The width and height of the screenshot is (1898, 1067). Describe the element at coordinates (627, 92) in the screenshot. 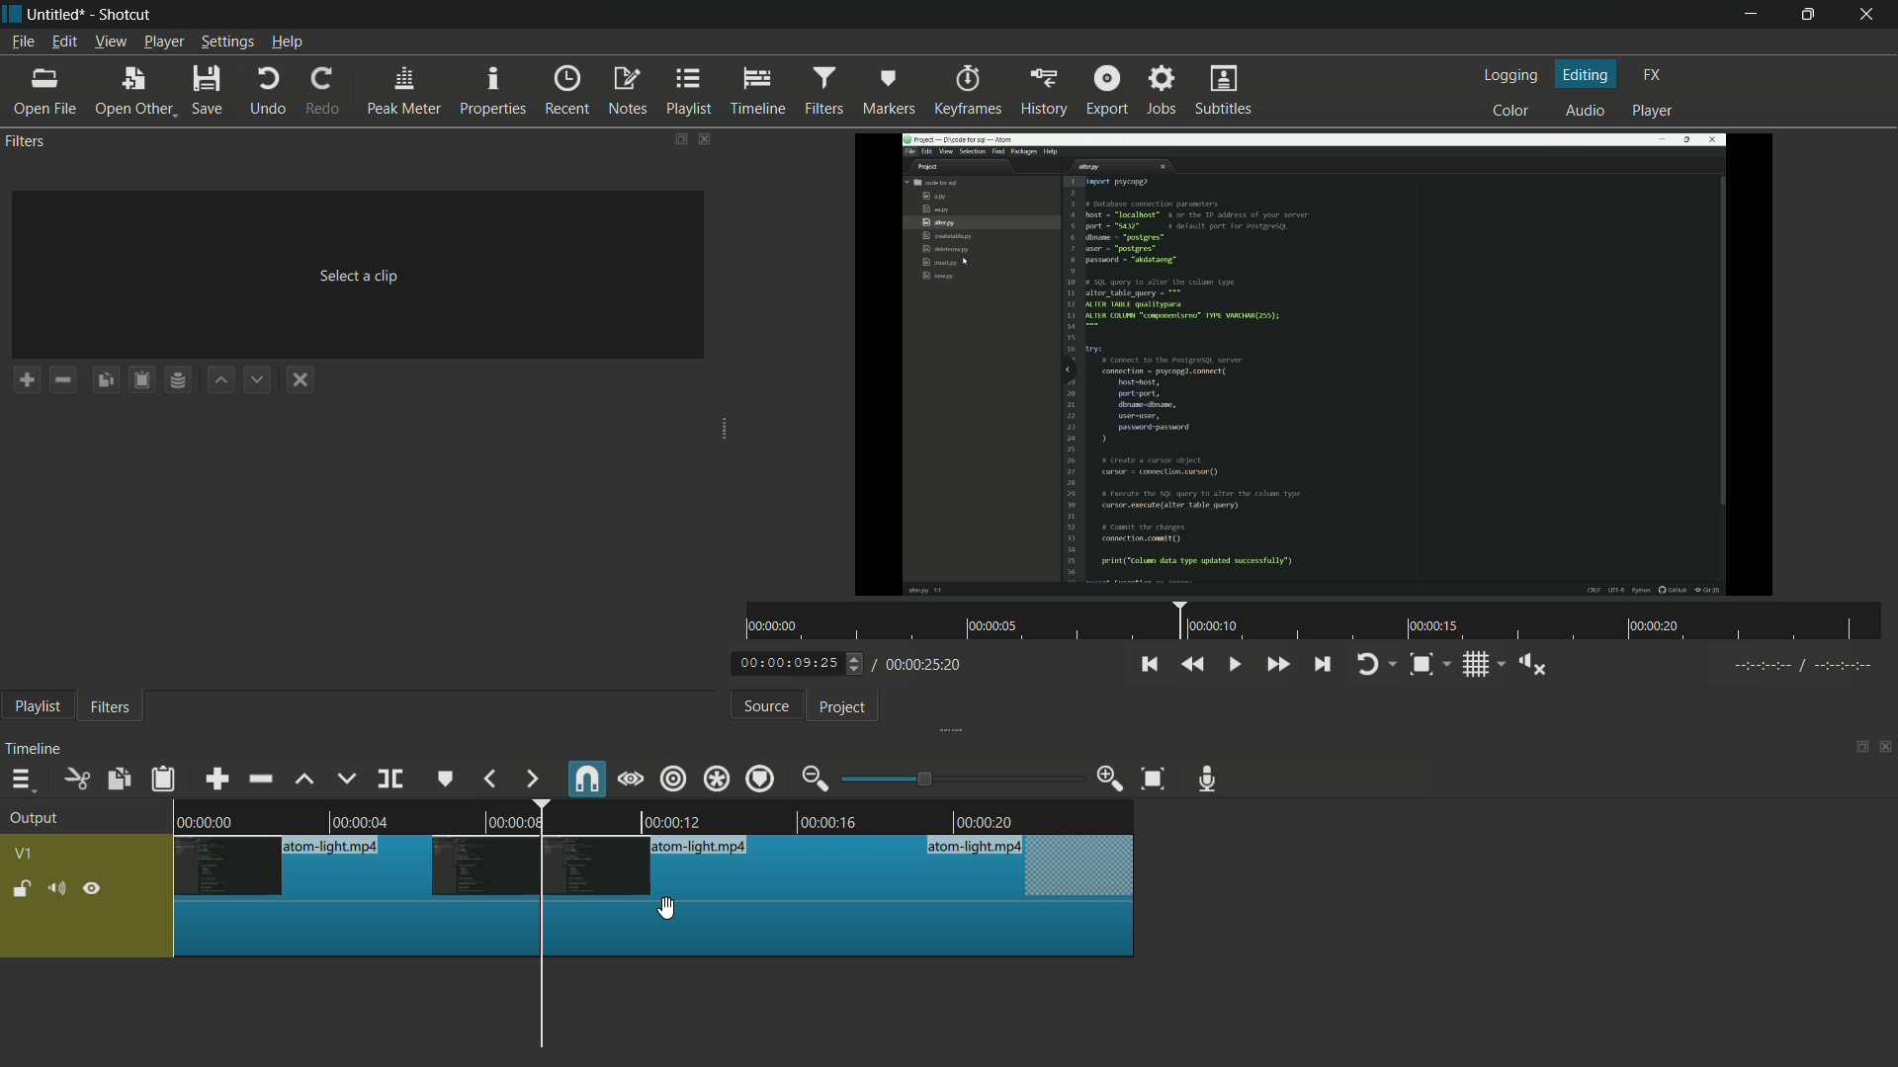

I see `notes` at that location.